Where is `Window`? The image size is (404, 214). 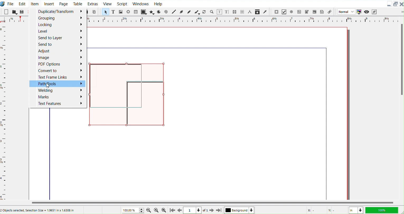 Window is located at coordinates (141, 3).